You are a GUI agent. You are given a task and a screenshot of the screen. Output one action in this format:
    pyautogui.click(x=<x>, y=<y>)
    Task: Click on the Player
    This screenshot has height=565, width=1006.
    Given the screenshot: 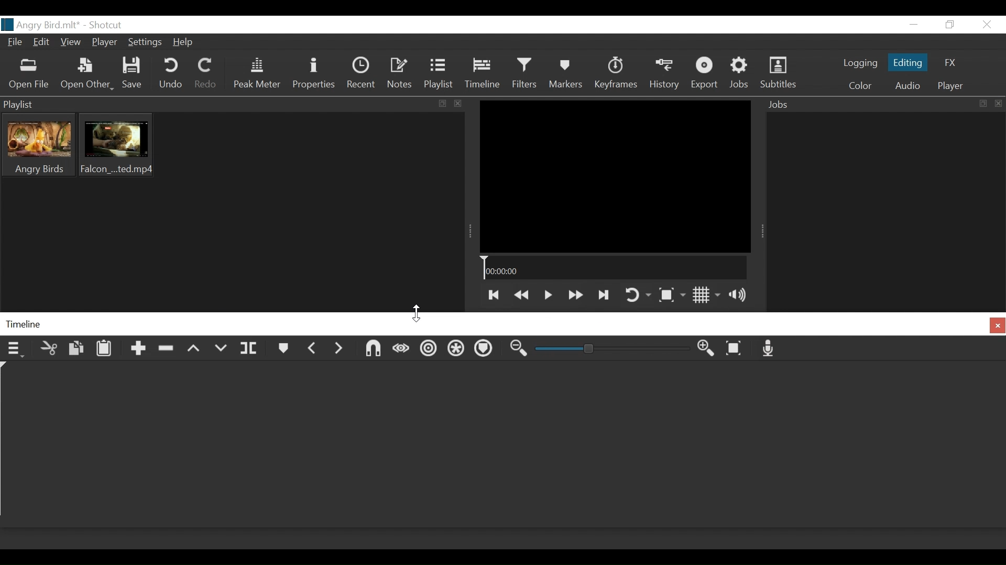 What is the action you would take?
    pyautogui.click(x=948, y=86)
    